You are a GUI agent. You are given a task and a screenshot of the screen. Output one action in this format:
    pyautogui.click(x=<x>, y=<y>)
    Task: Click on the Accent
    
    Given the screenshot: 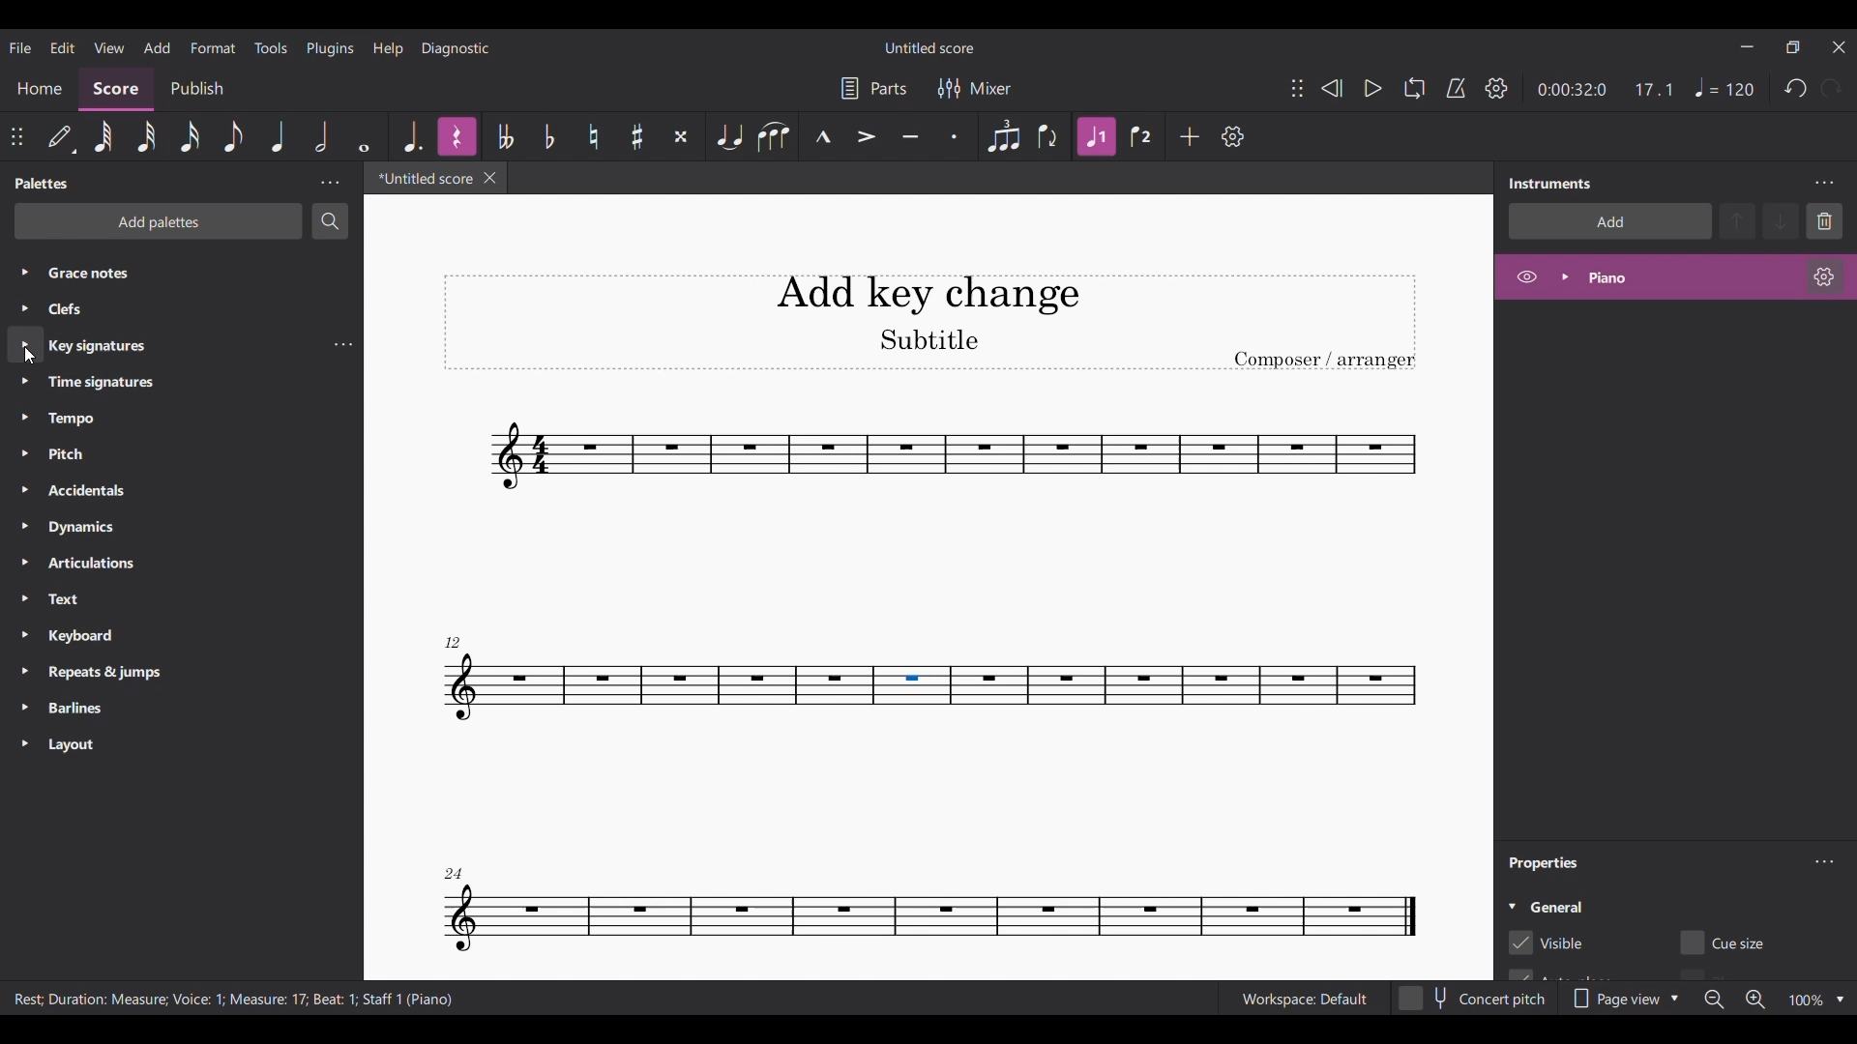 What is the action you would take?
    pyautogui.click(x=866, y=136)
    